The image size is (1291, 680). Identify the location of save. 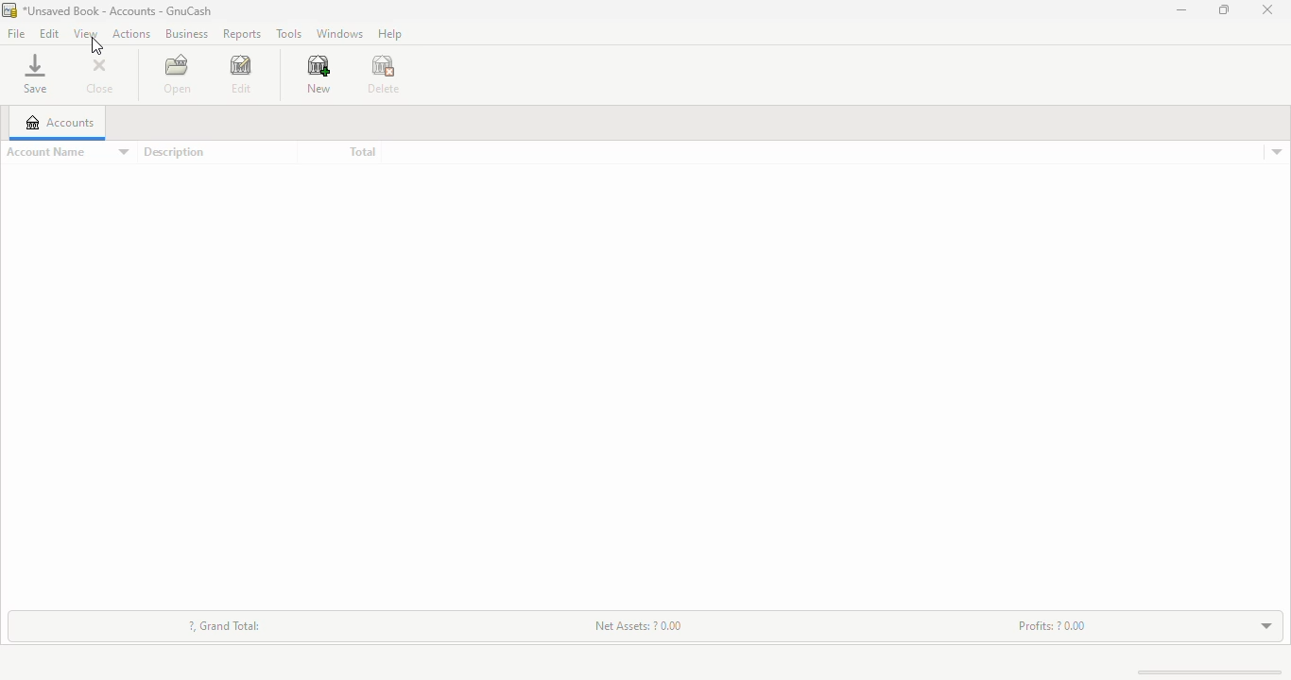
(35, 74).